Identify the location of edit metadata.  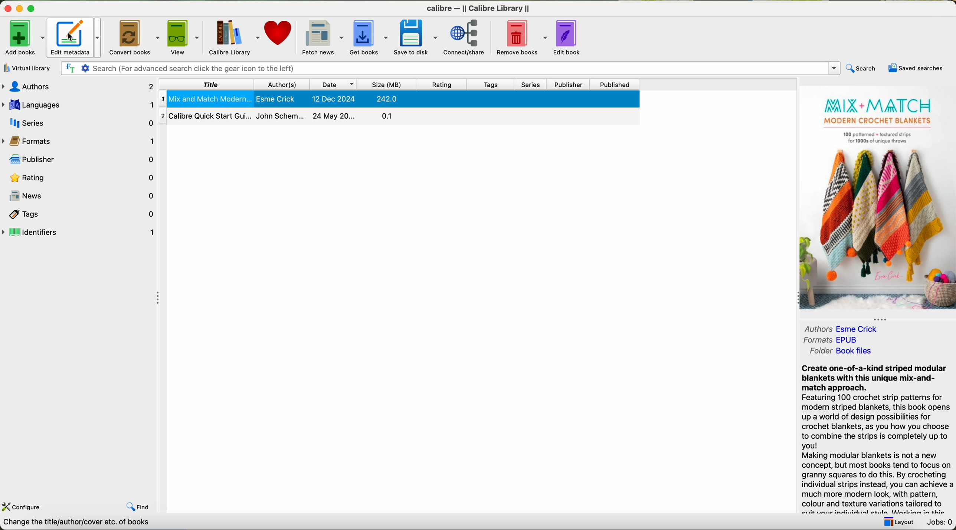
(76, 37).